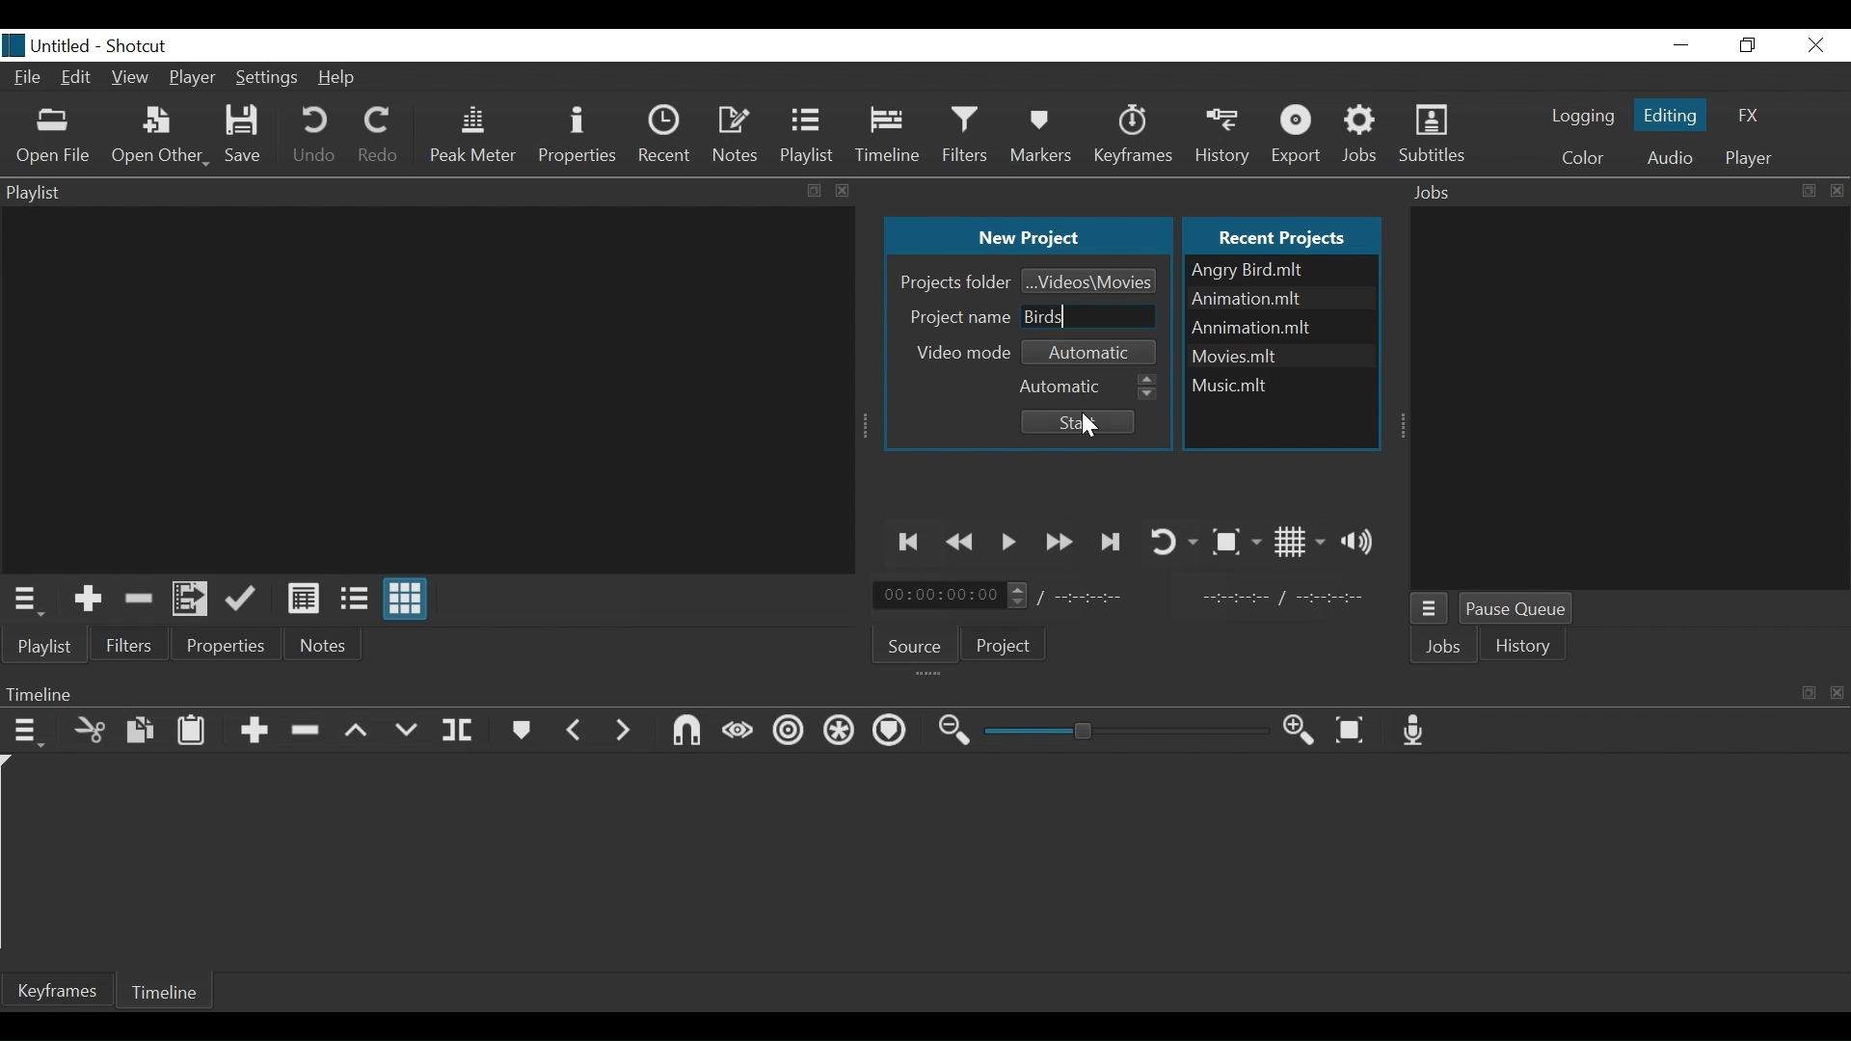 The height and width of the screenshot is (1041, 1851). I want to click on Recent, so click(664, 133).